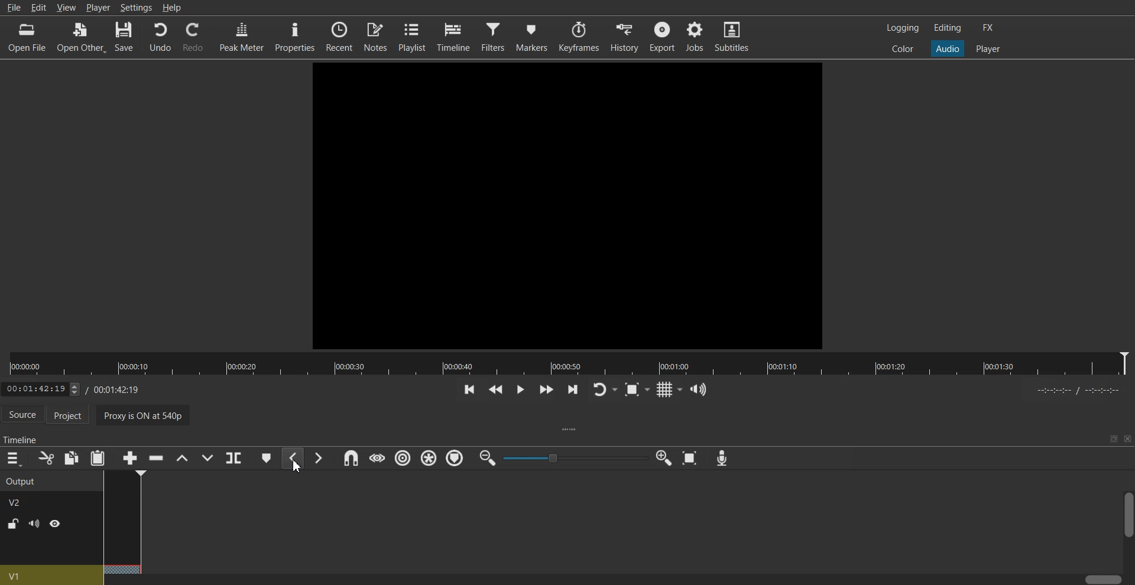 This screenshot has height=585, width=1135. I want to click on Settings, so click(137, 7).